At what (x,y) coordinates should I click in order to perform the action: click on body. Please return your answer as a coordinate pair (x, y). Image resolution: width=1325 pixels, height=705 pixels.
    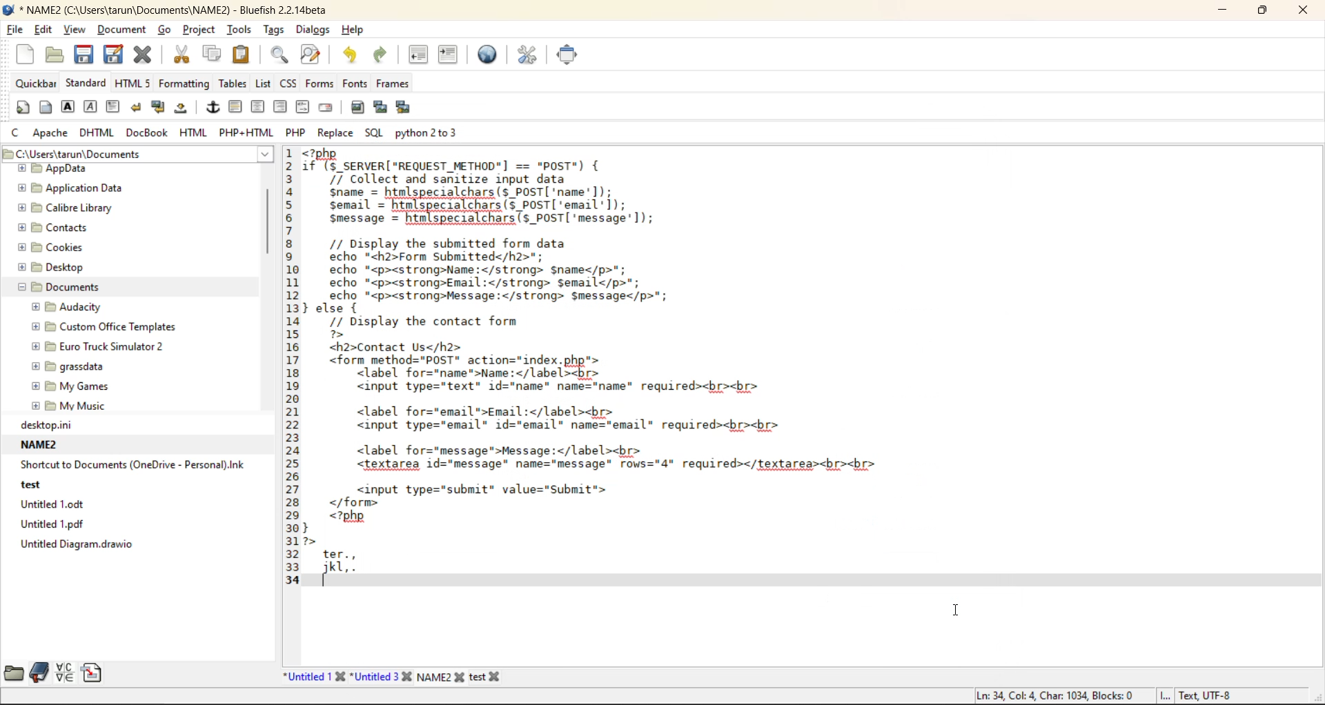
    Looking at the image, I should click on (46, 108).